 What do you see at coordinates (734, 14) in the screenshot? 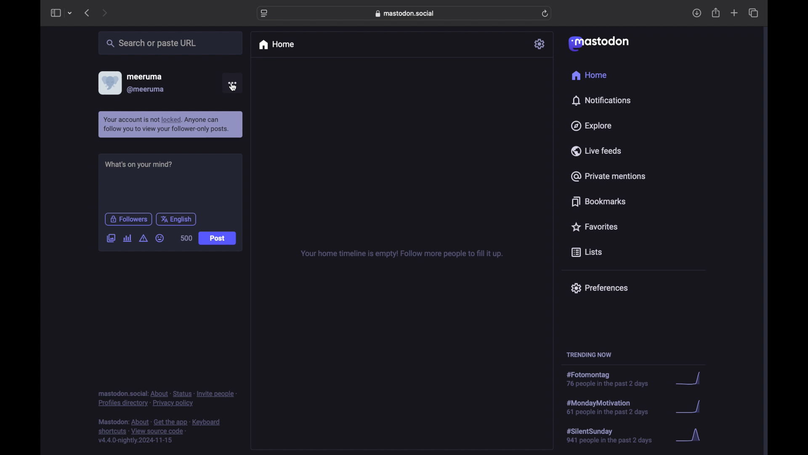
I see `new tab` at bounding box center [734, 14].